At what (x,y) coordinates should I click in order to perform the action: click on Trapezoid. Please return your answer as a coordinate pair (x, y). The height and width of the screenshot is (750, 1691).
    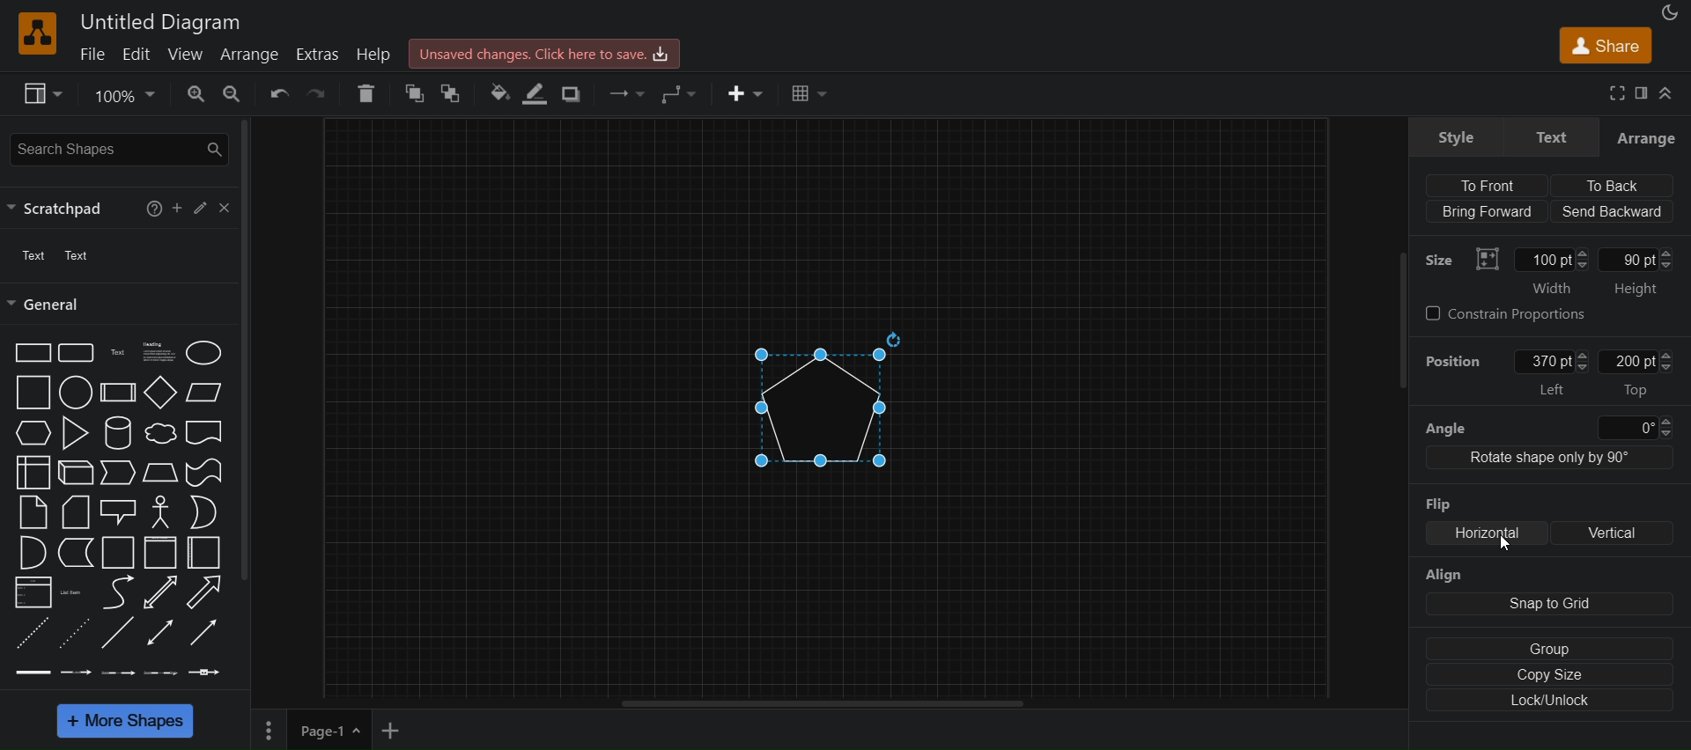
    Looking at the image, I should click on (160, 473).